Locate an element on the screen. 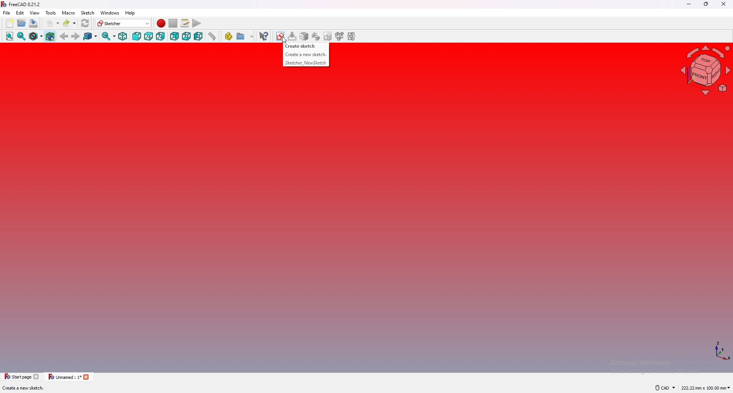 This screenshot has height=393, width=733. dimensions is located at coordinates (706, 388).